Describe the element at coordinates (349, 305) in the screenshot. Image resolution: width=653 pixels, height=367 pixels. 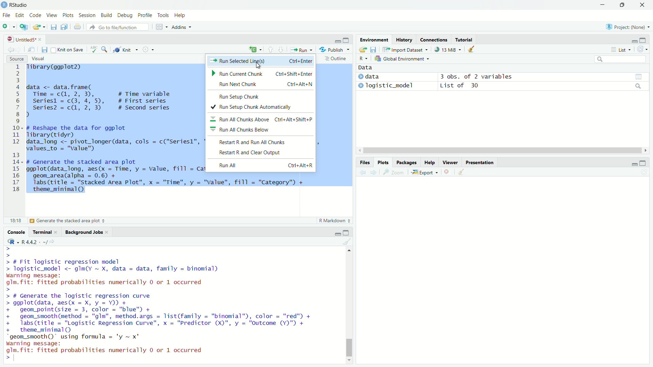
I see `scroll bar` at that location.